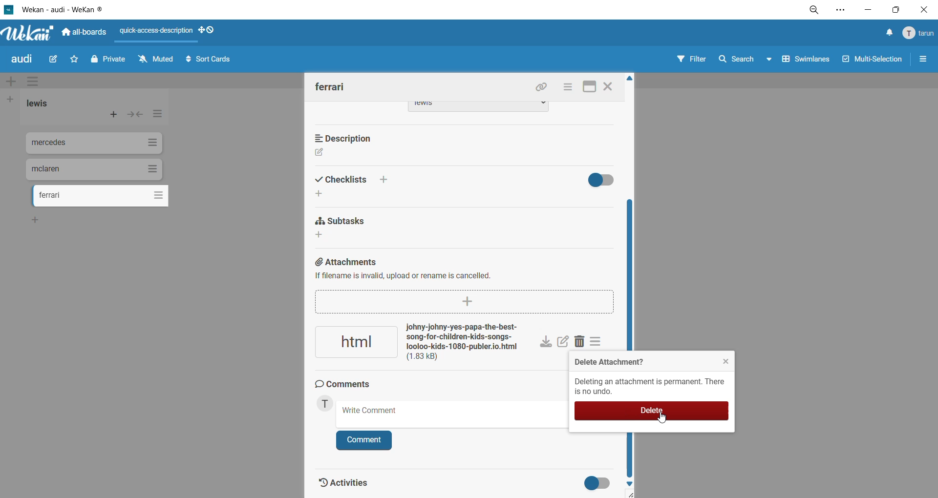 The image size is (938, 498). I want to click on notifications, so click(889, 34).